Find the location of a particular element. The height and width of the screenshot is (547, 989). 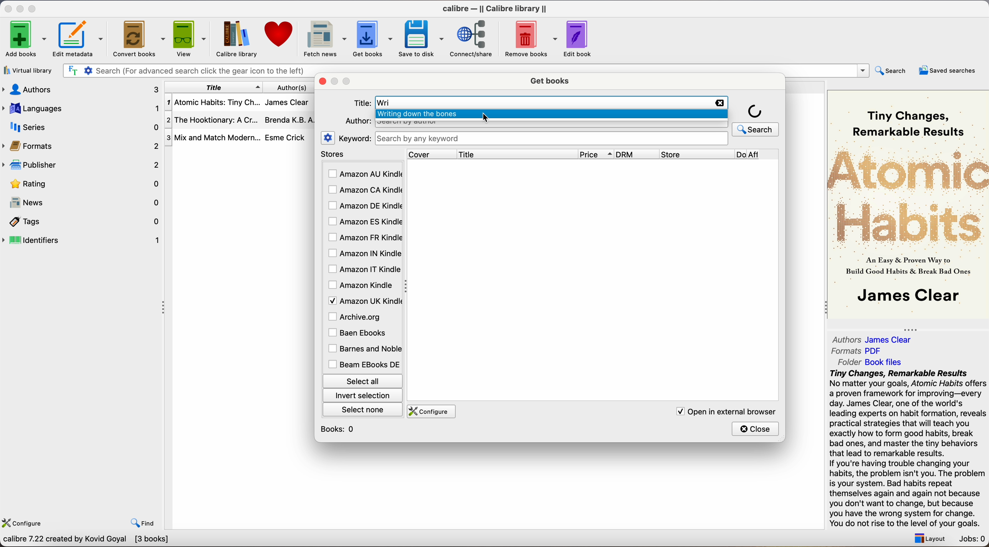

view is located at coordinates (191, 38).